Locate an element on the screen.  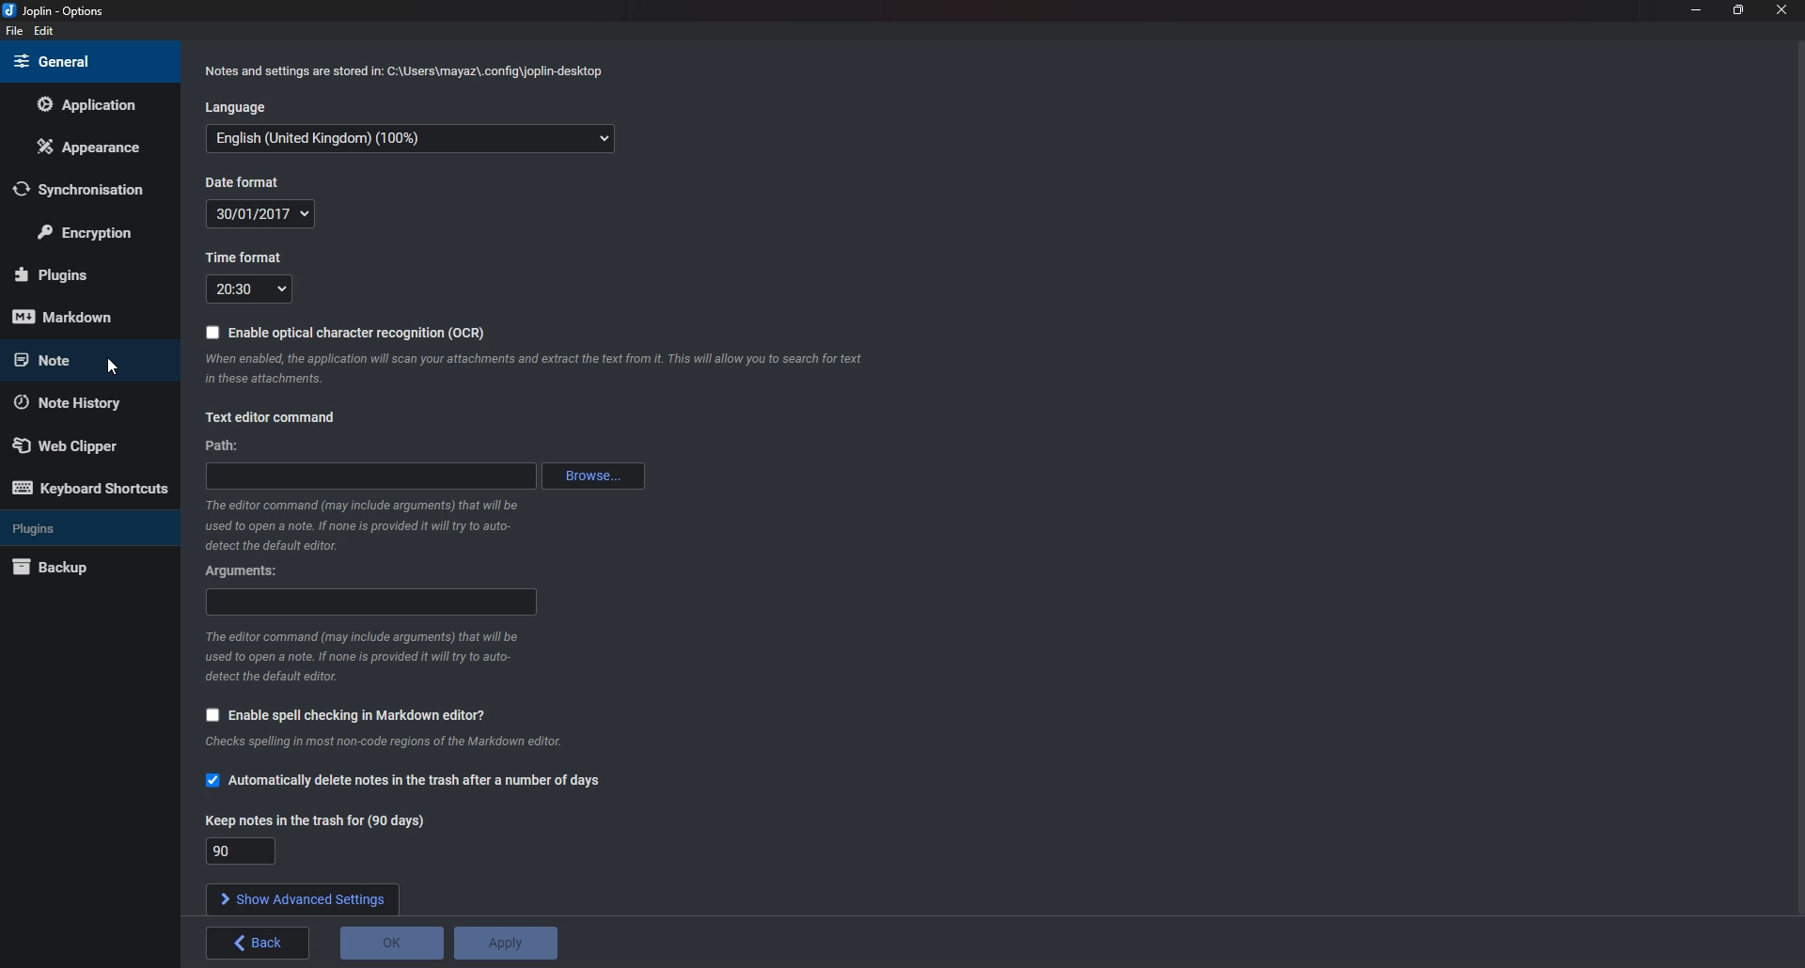
Automatically delete notes is located at coordinates (405, 780).